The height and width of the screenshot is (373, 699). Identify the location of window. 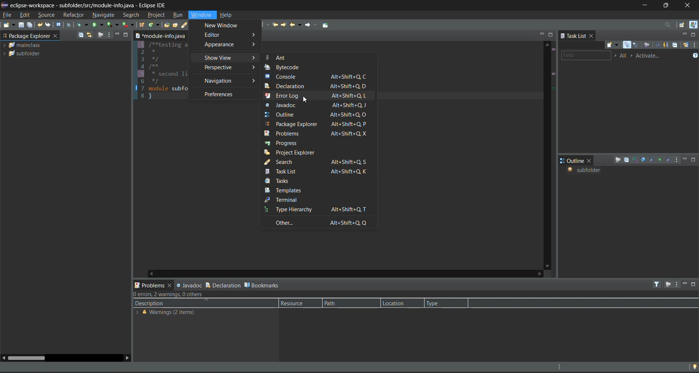
(202, 15).